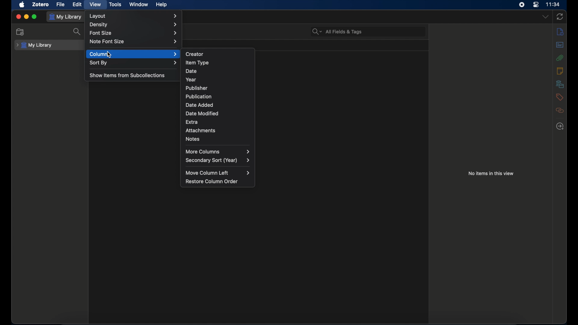  What do you see at coordinates (560, 17) in the screenshot?
I see `sync` at bounding box center [560, 17].